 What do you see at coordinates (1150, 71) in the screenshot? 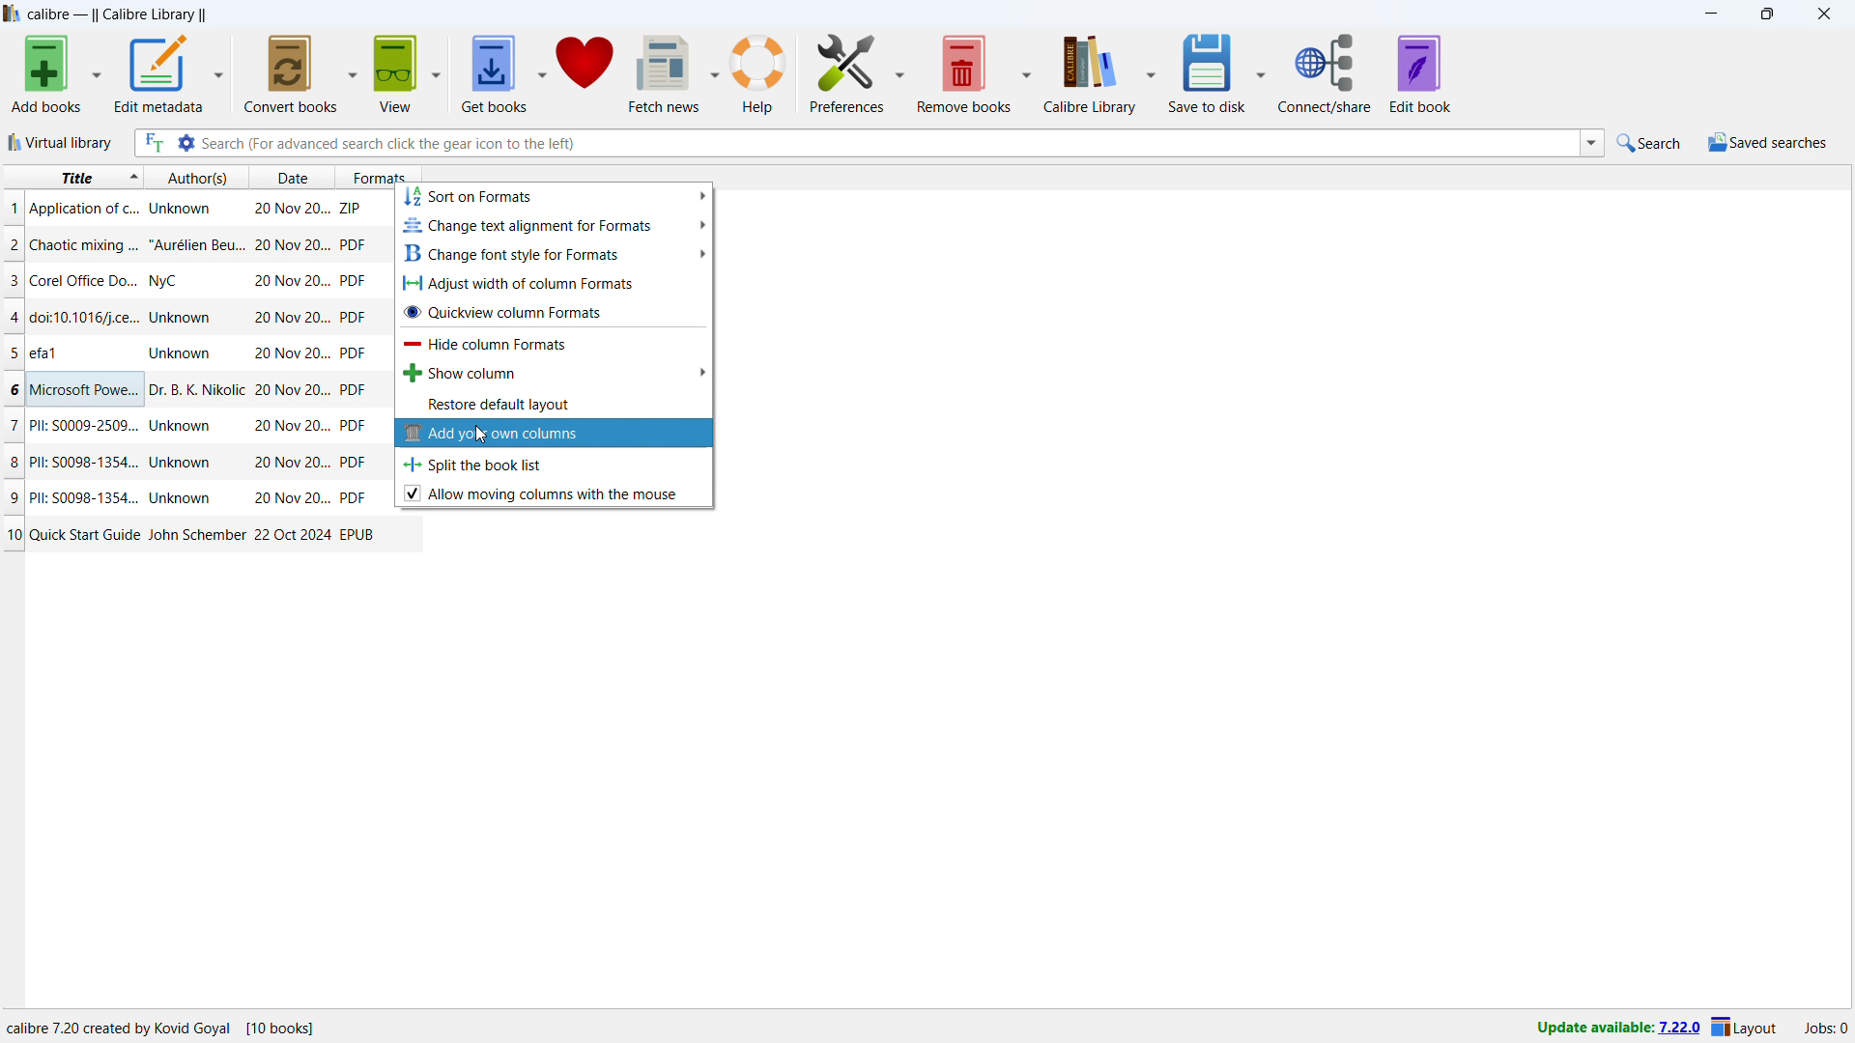
I see `calibre library options` at bounding box center [1150, 71].